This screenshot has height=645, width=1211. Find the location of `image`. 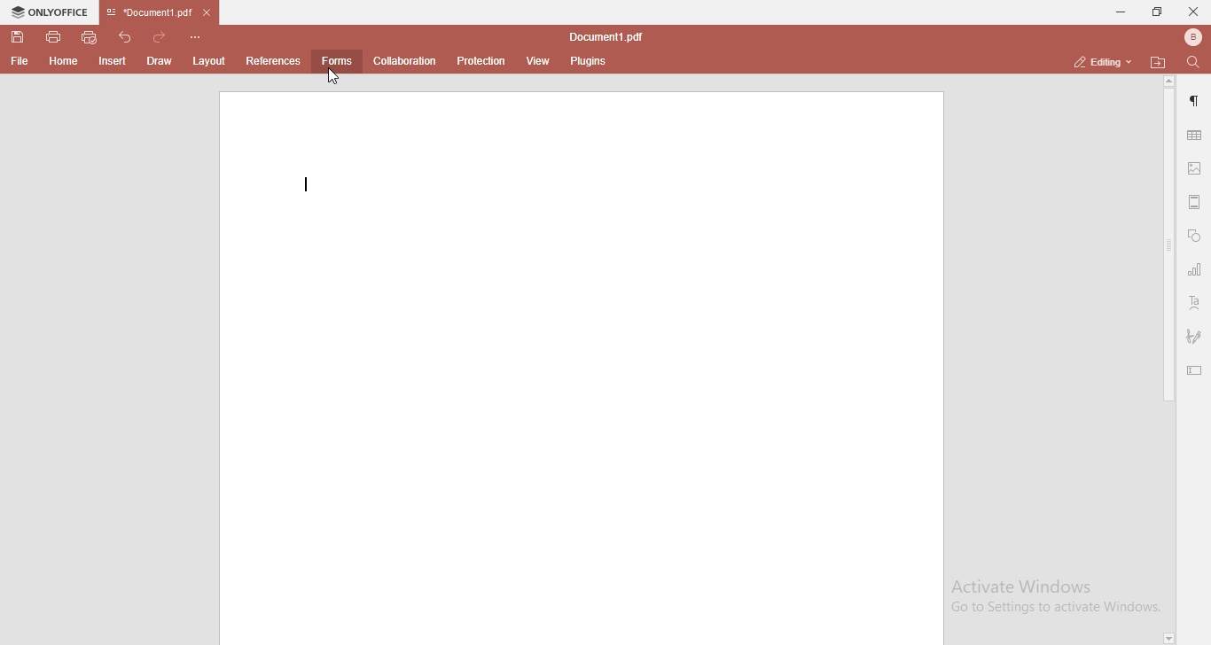

image is located at coordinates (1196, 170).